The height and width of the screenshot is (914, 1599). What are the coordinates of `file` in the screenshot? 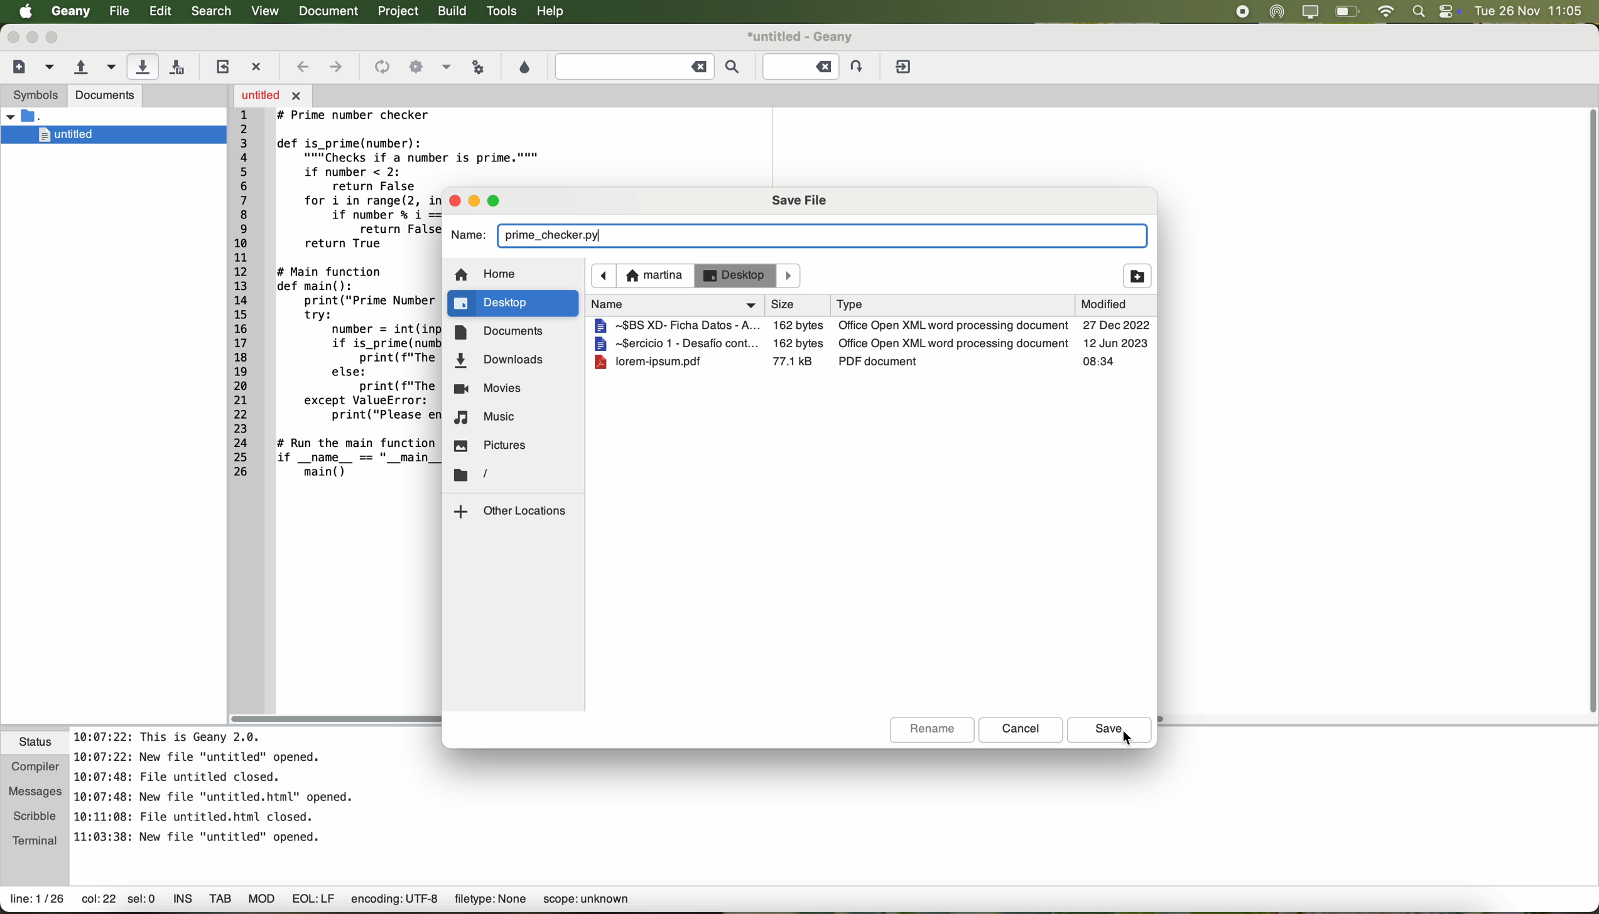 It's located at (873, 325).